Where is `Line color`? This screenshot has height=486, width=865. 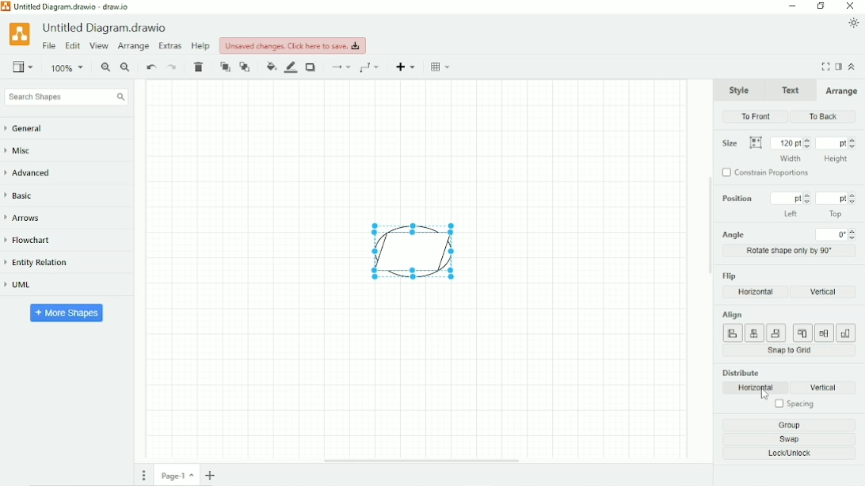 Line color is located at coordinates (292, 67).